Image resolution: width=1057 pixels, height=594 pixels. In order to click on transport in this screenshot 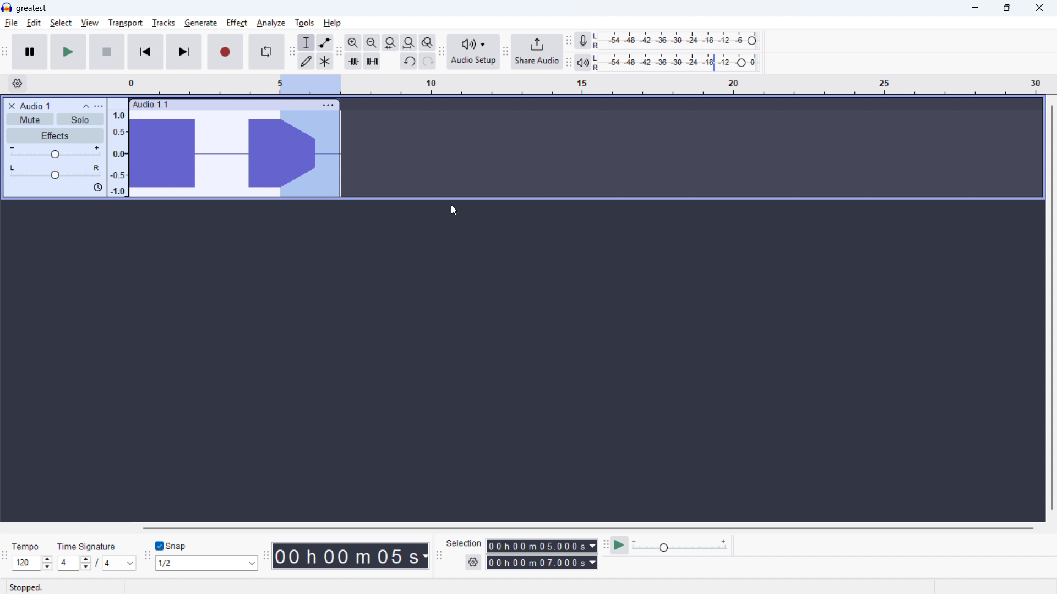, I will do `click(126, 23)`.